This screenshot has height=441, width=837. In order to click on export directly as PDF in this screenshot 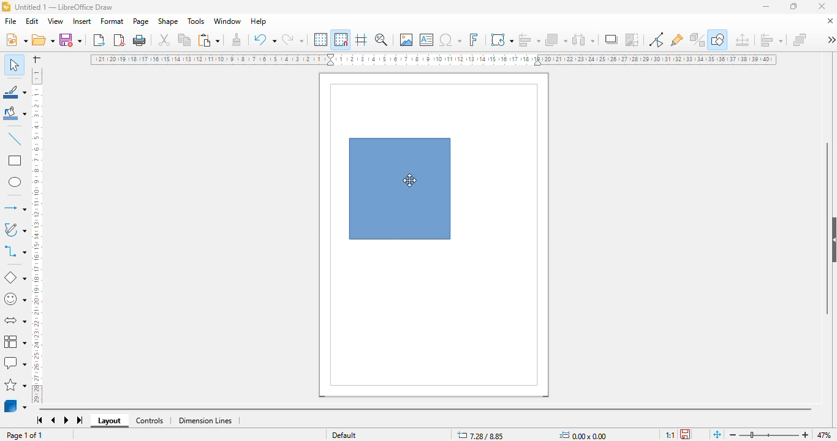, I will do `click(120, 40)`.